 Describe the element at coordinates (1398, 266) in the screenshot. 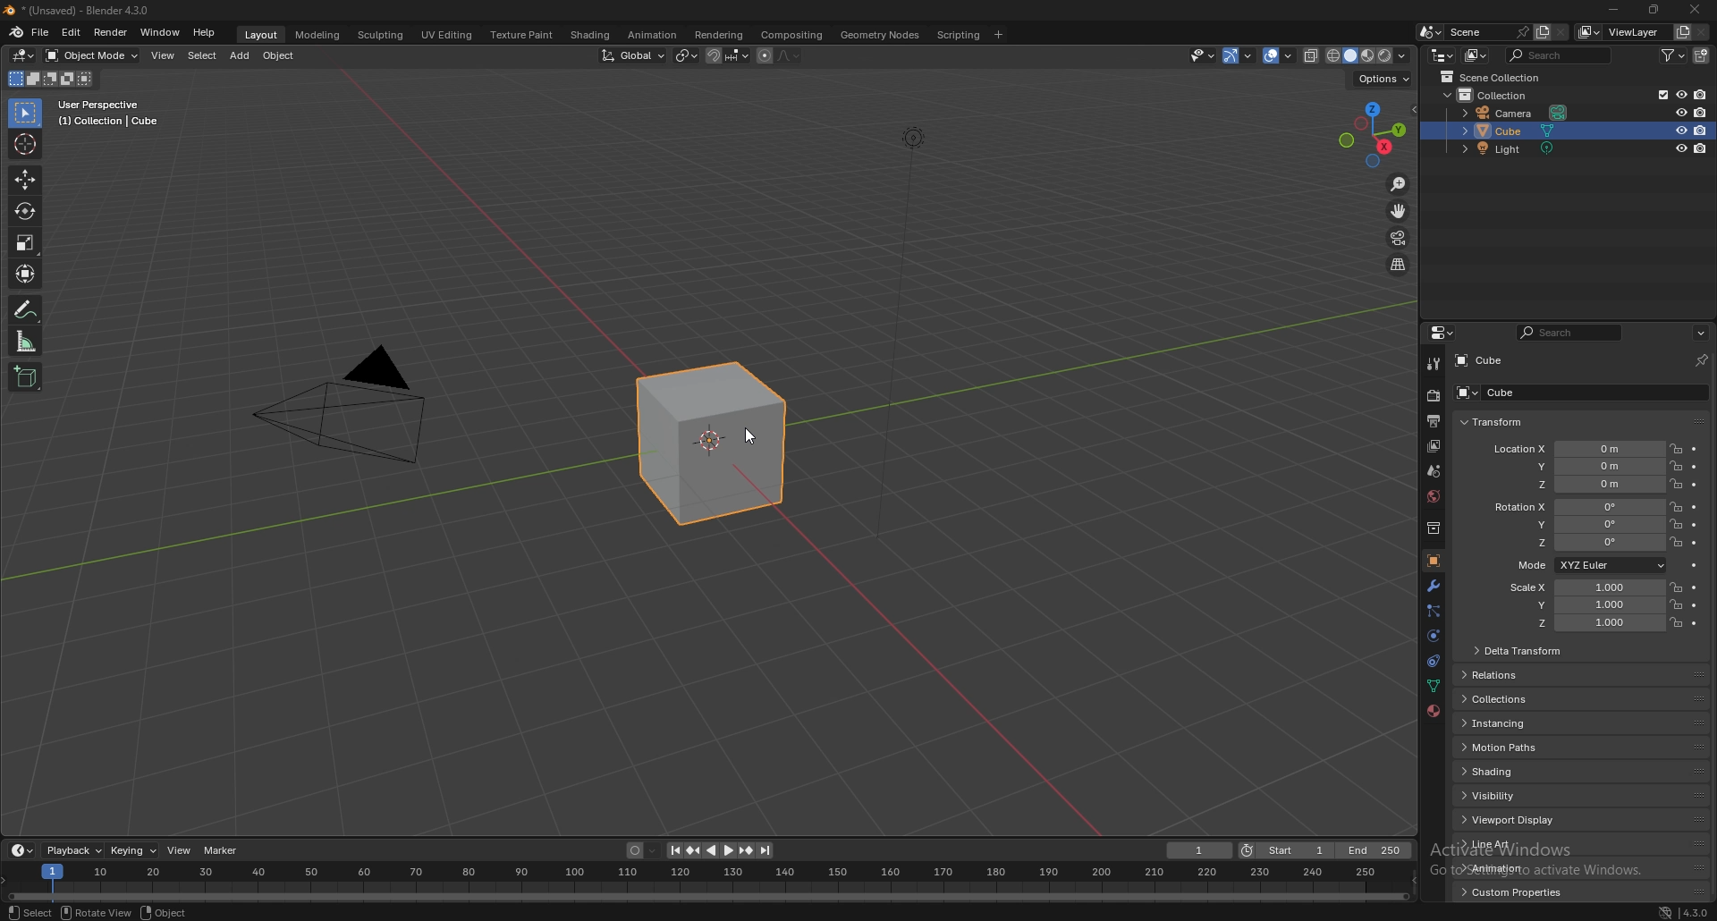

I see `switch to perspective/orthographic` at that location.